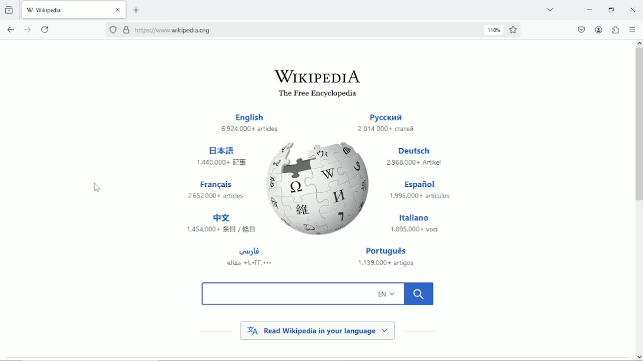 The height and width of the screenshot is (361, 643). Describe the element at coordinates (112, 29) in the screenshot. I see `no trackers known to firefox were detected on this page` at that location.